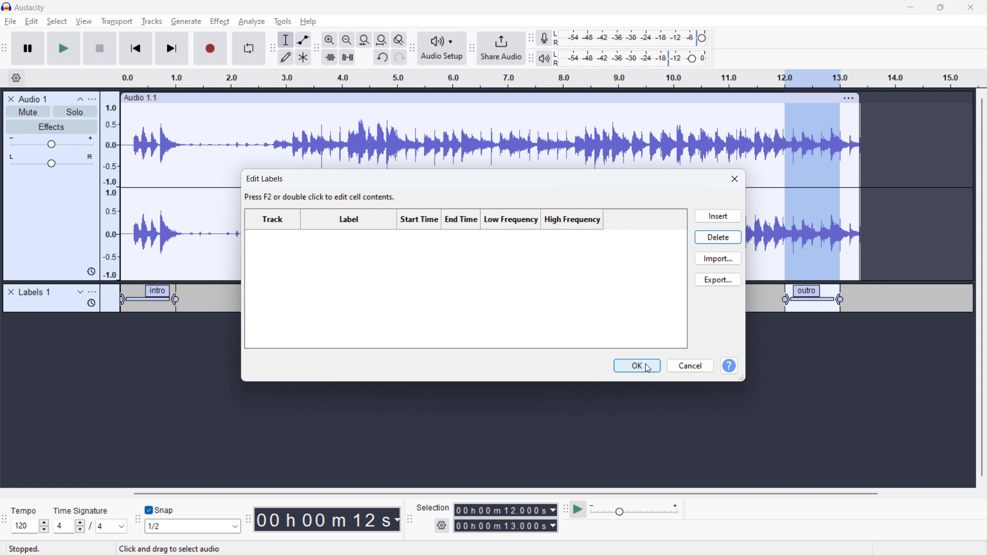 Image resolution: width=987 pixels, height=555 pixels. I want to click on expand, so click(80, 292).